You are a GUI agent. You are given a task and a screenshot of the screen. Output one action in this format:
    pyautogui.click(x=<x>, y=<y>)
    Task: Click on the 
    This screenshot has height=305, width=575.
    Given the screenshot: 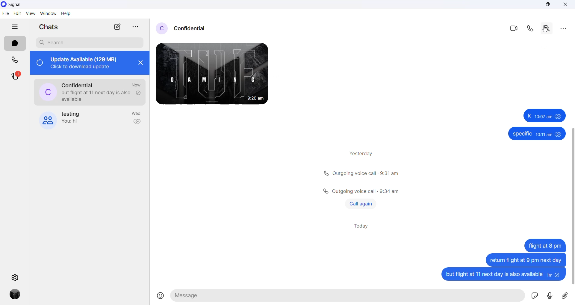 What is the action you would take?
    pyautogui.click(x=536, y=134)
    